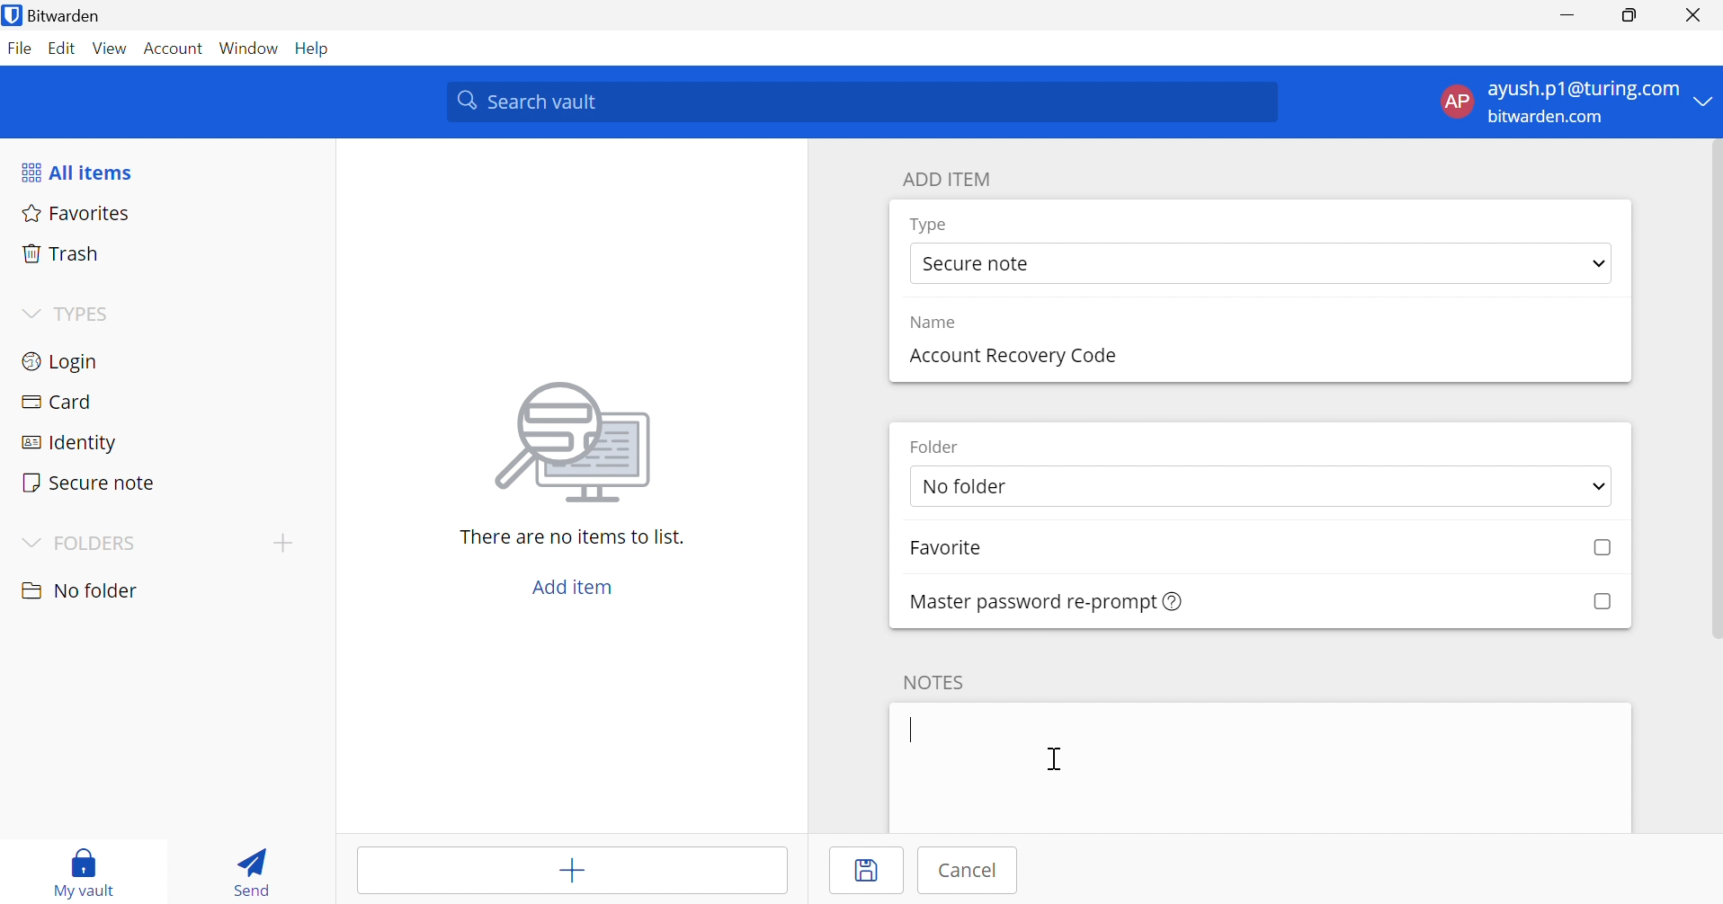 The image size is (1723, 904). What do you see at coordinates (77, 16) in the screenshot?
I see `Bitwarden` at bounding box center [77, 16].